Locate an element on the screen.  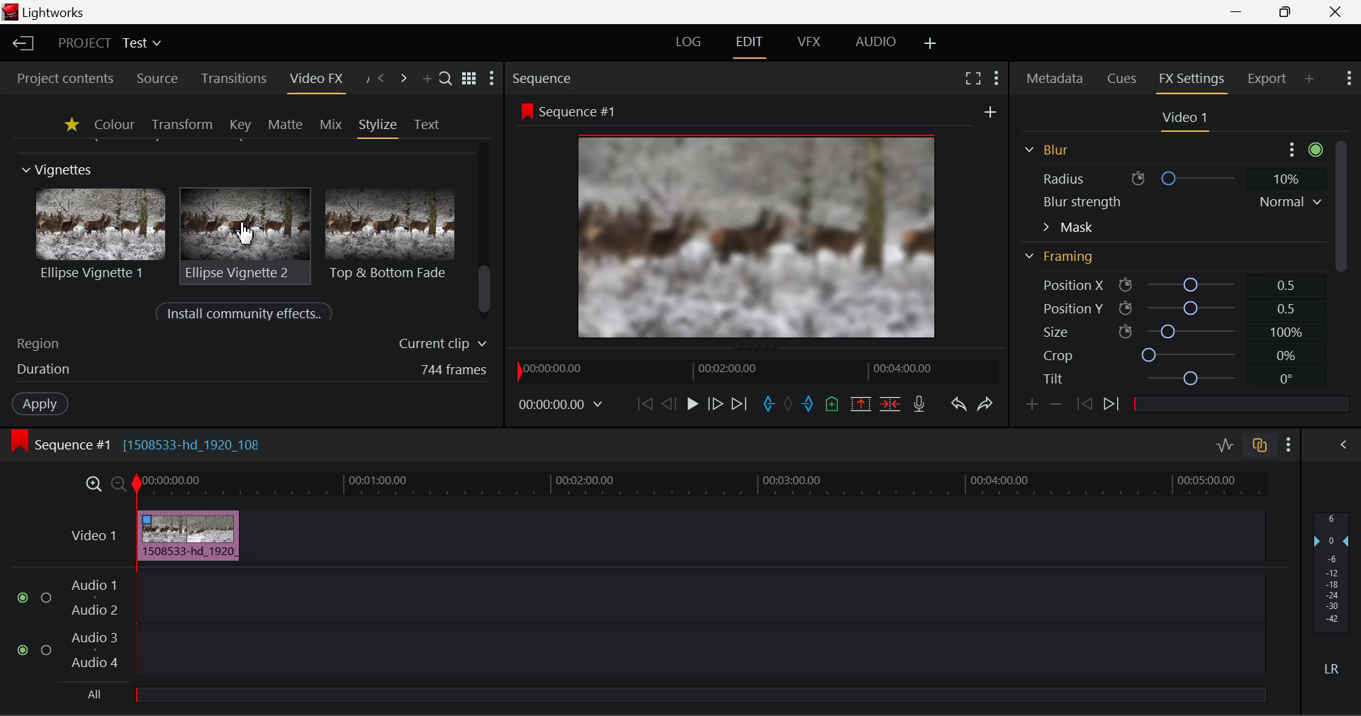
Restore Down is located at coordinates (1240, 12).